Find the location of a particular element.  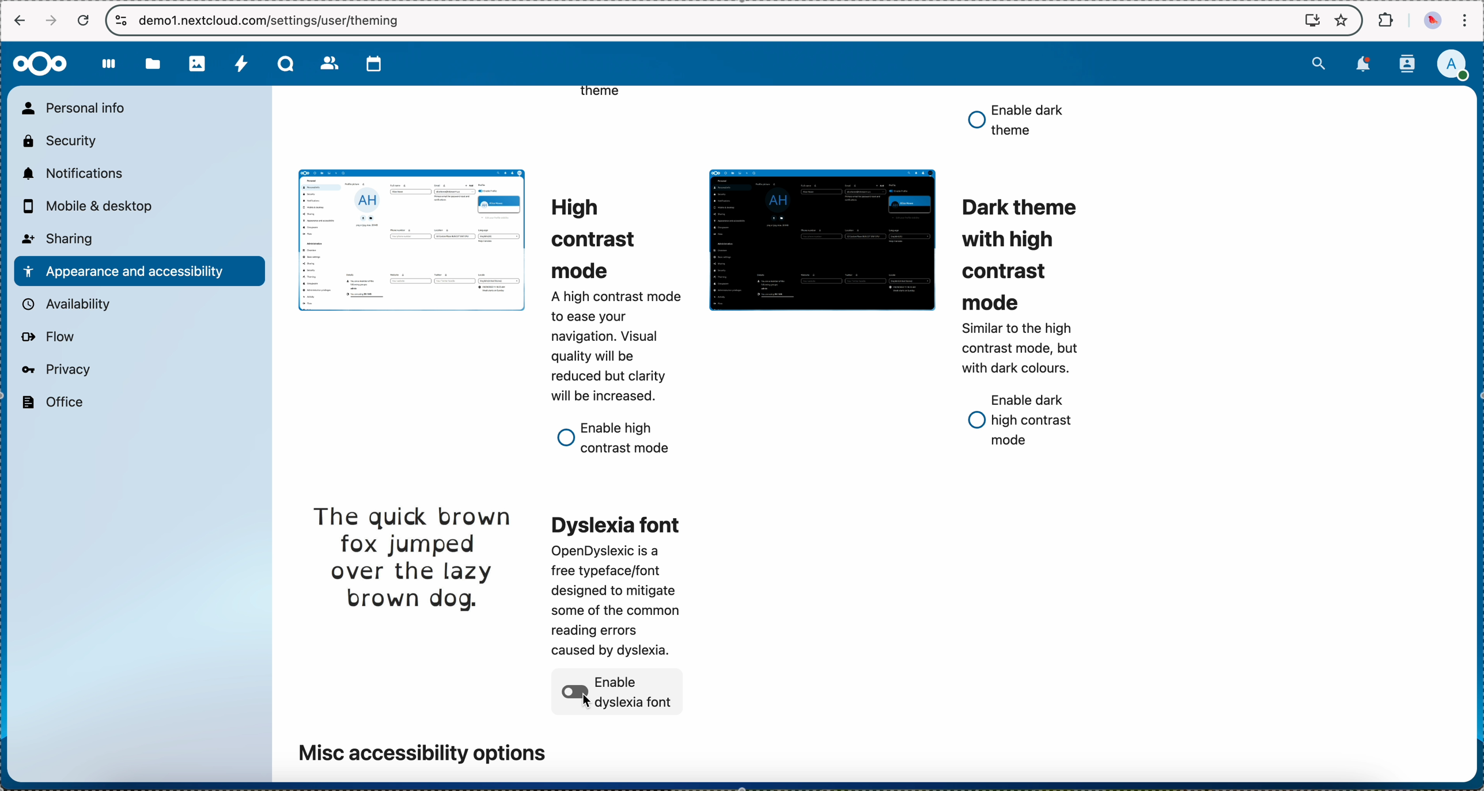

refresh the page is located at coordinates (84, 20).